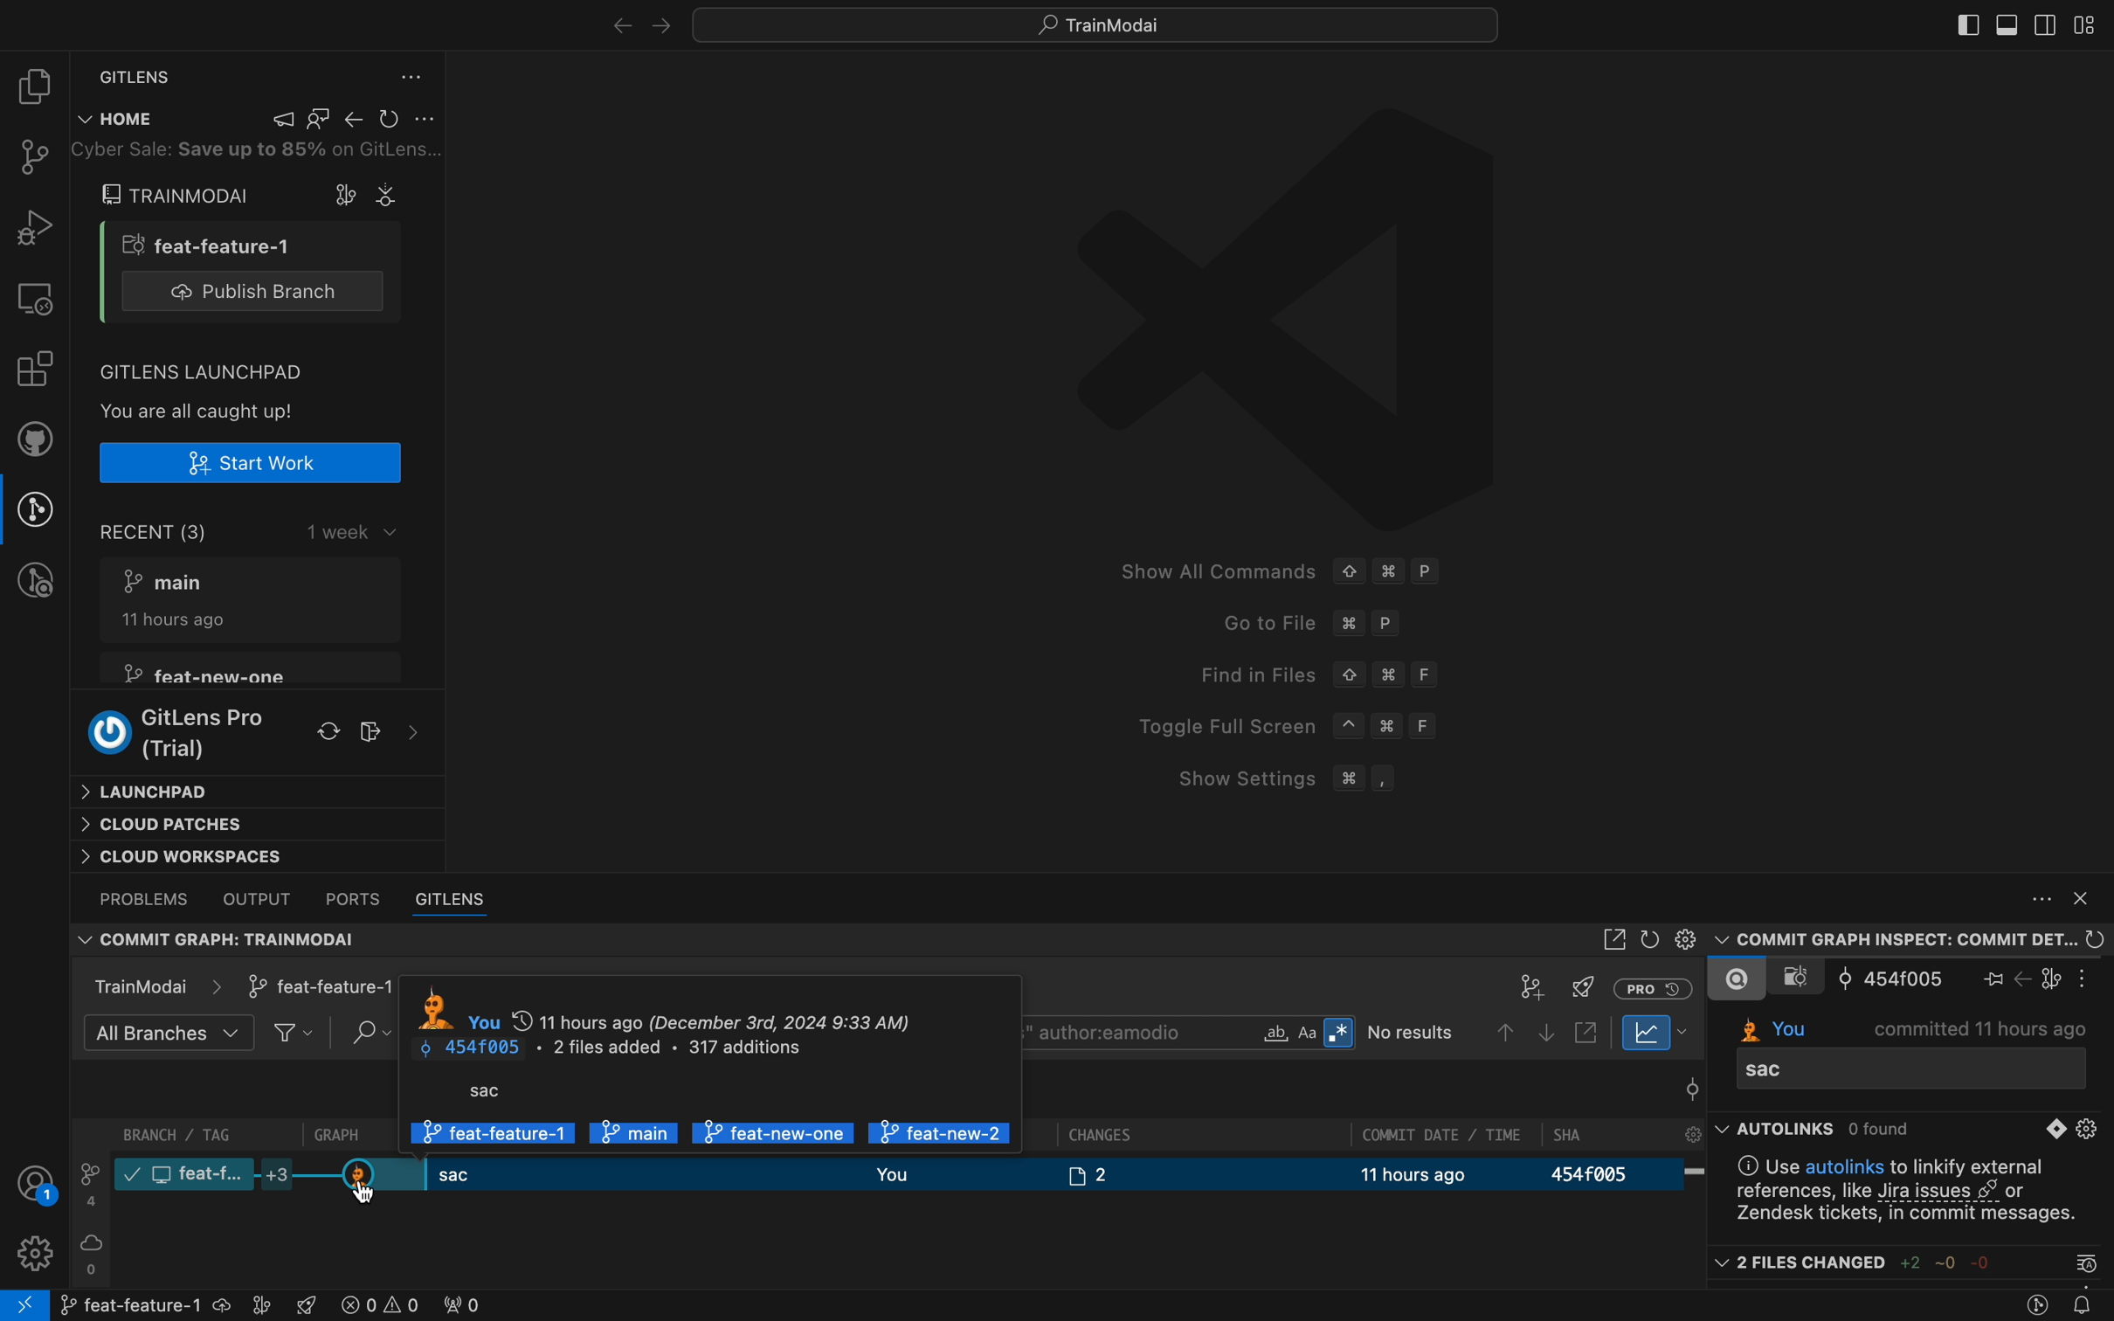 This screenshot has width=2114, height=1321. What do you see at coordinates (431, 120) in the screenshot?
I see `` at bounding box center [431, 120].